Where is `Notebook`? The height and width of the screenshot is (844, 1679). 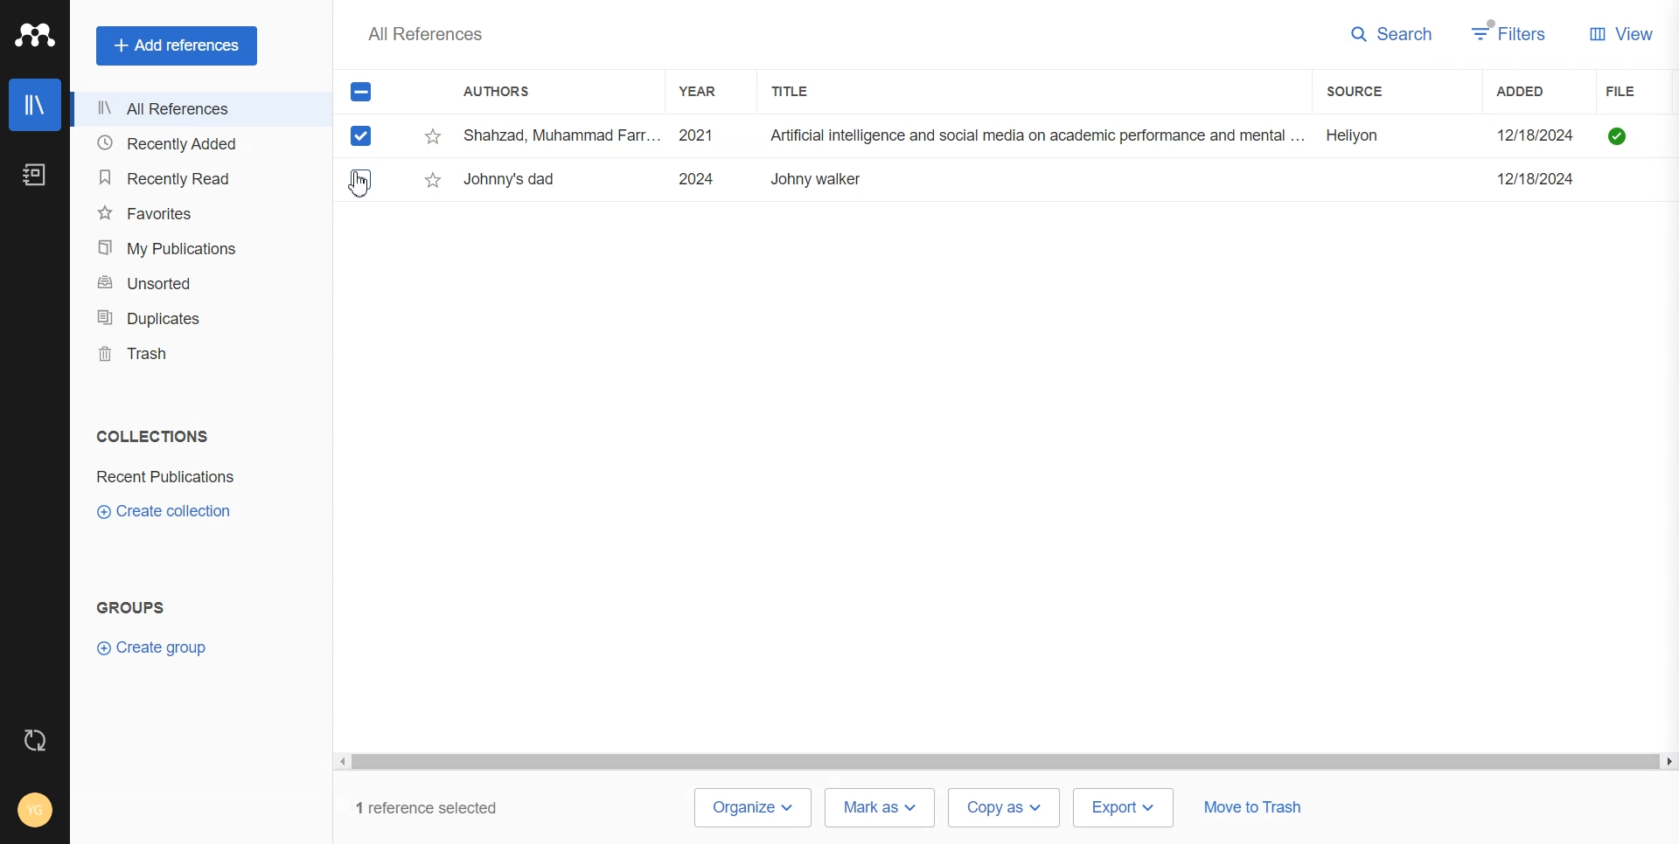 Notebook is located at coordinates (35, 175).